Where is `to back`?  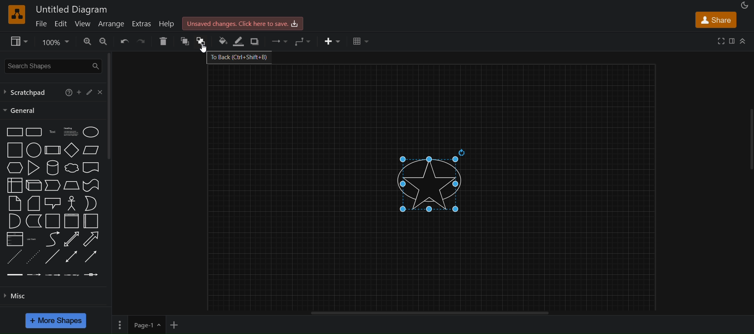 to back is located at coordinates (238, 57).